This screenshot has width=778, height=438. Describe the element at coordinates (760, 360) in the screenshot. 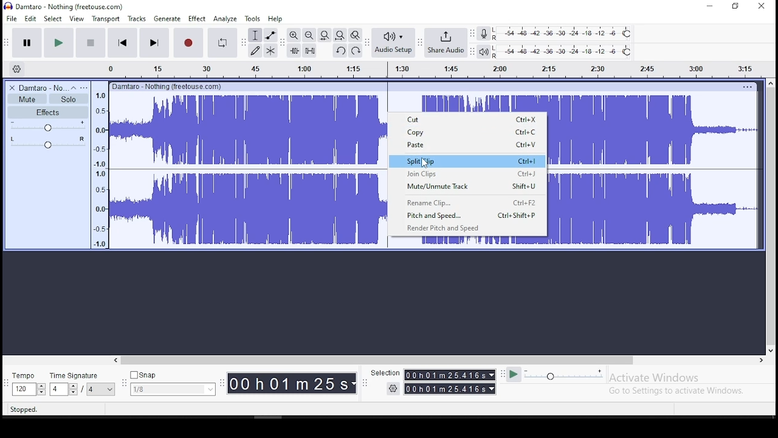

I see `scroll right` at that location.